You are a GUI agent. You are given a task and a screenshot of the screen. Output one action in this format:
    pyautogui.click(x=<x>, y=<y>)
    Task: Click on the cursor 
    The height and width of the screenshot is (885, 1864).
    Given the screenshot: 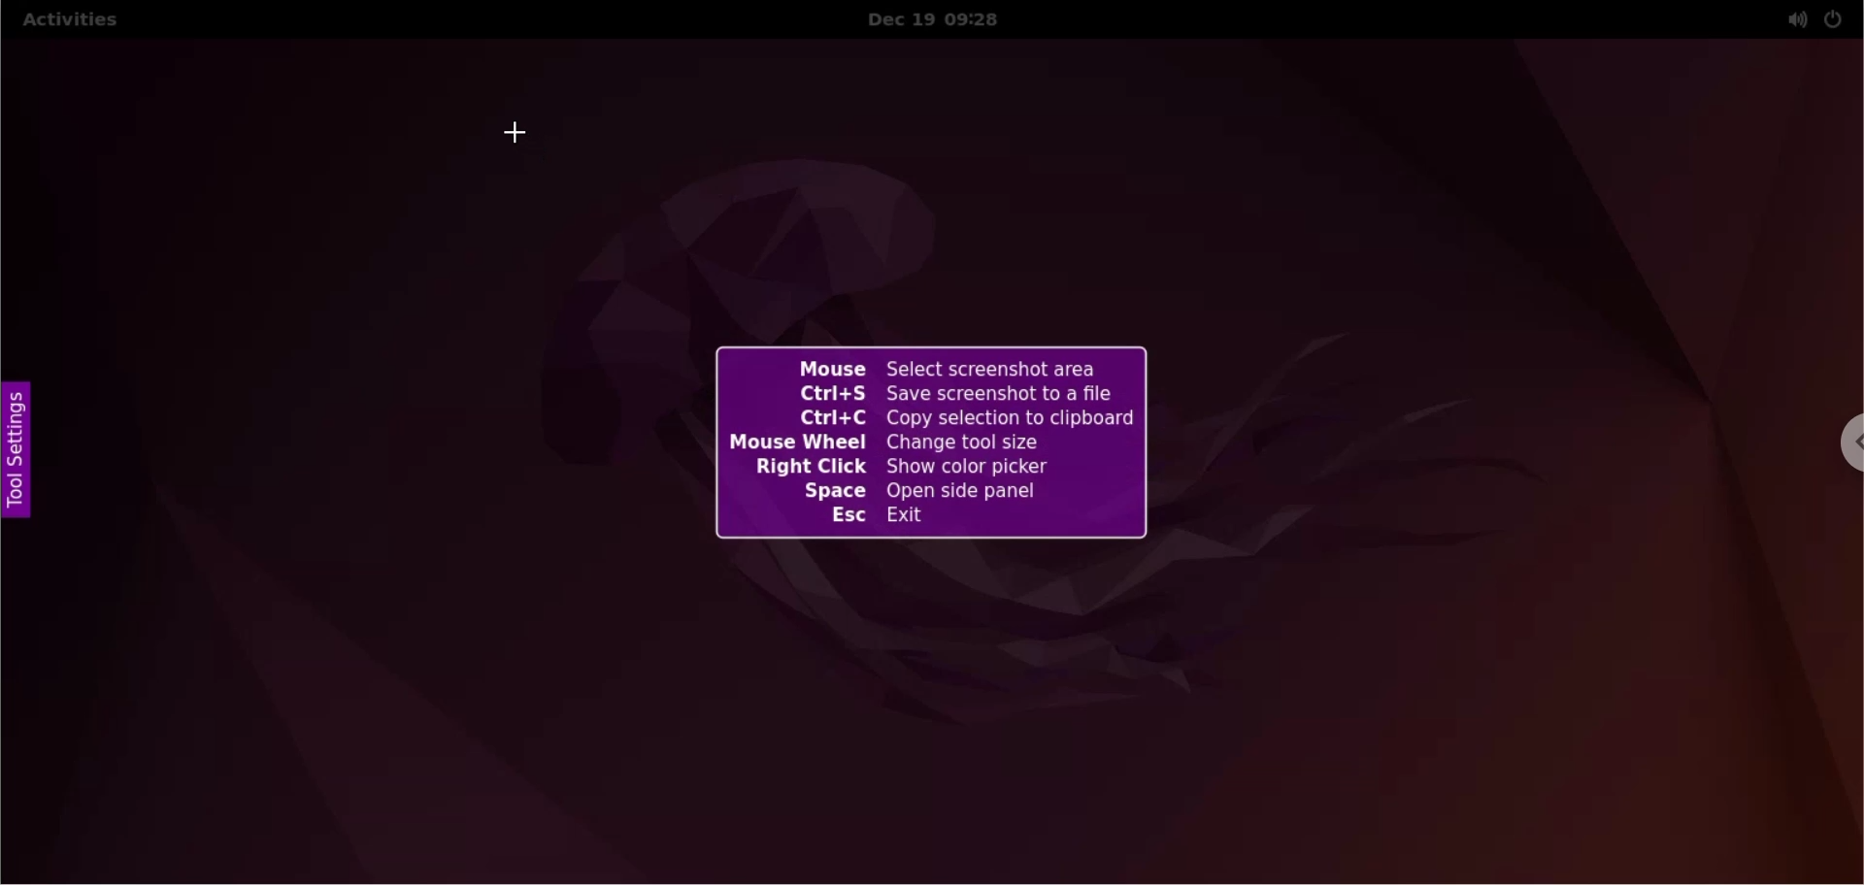 What is the action you would take?
    pyautogui.click(x=516, y=133)
    